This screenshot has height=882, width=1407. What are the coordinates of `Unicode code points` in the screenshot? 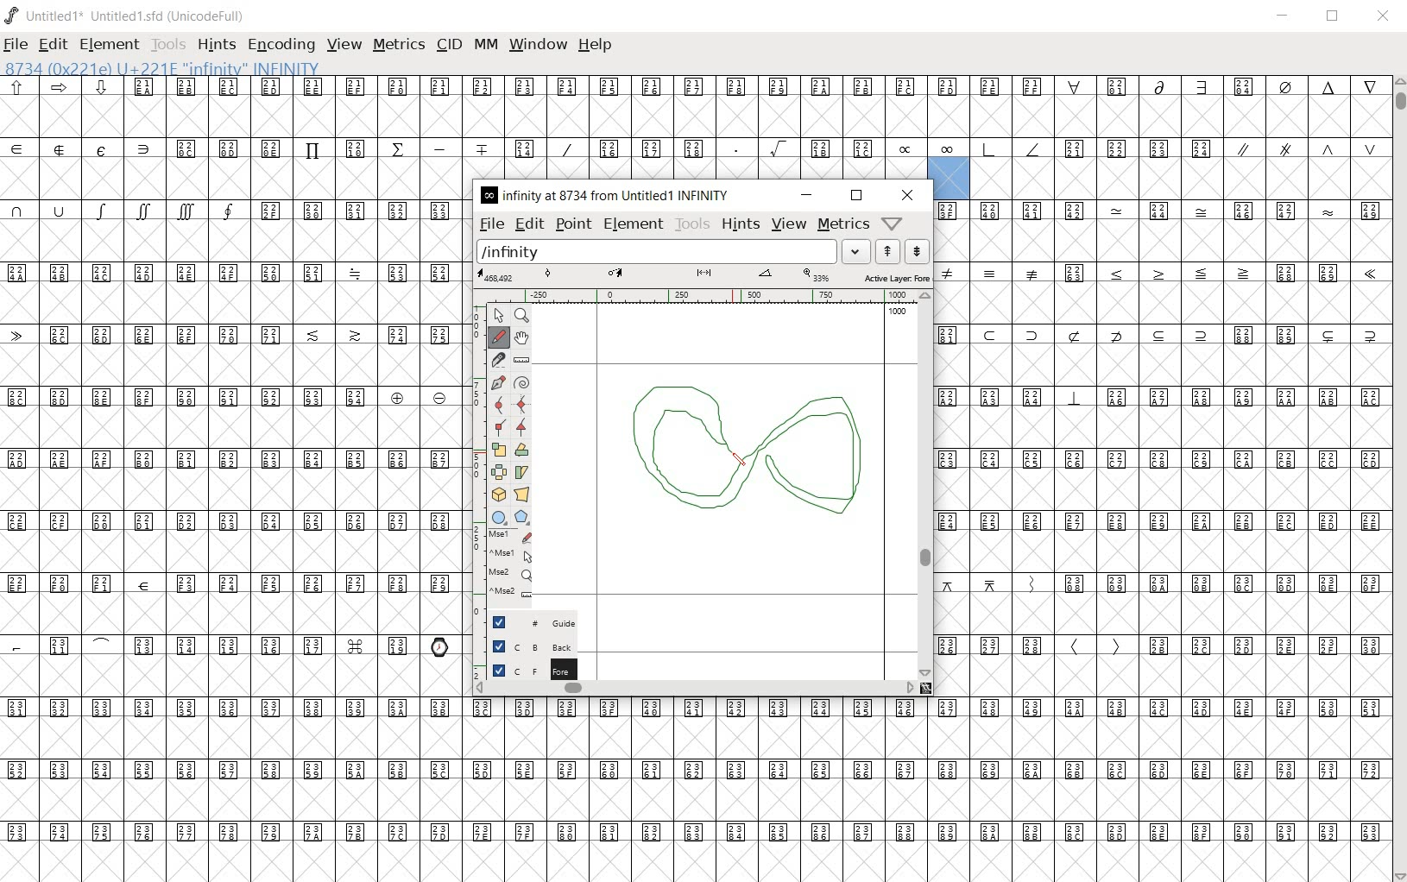 It's located at (232, 272).